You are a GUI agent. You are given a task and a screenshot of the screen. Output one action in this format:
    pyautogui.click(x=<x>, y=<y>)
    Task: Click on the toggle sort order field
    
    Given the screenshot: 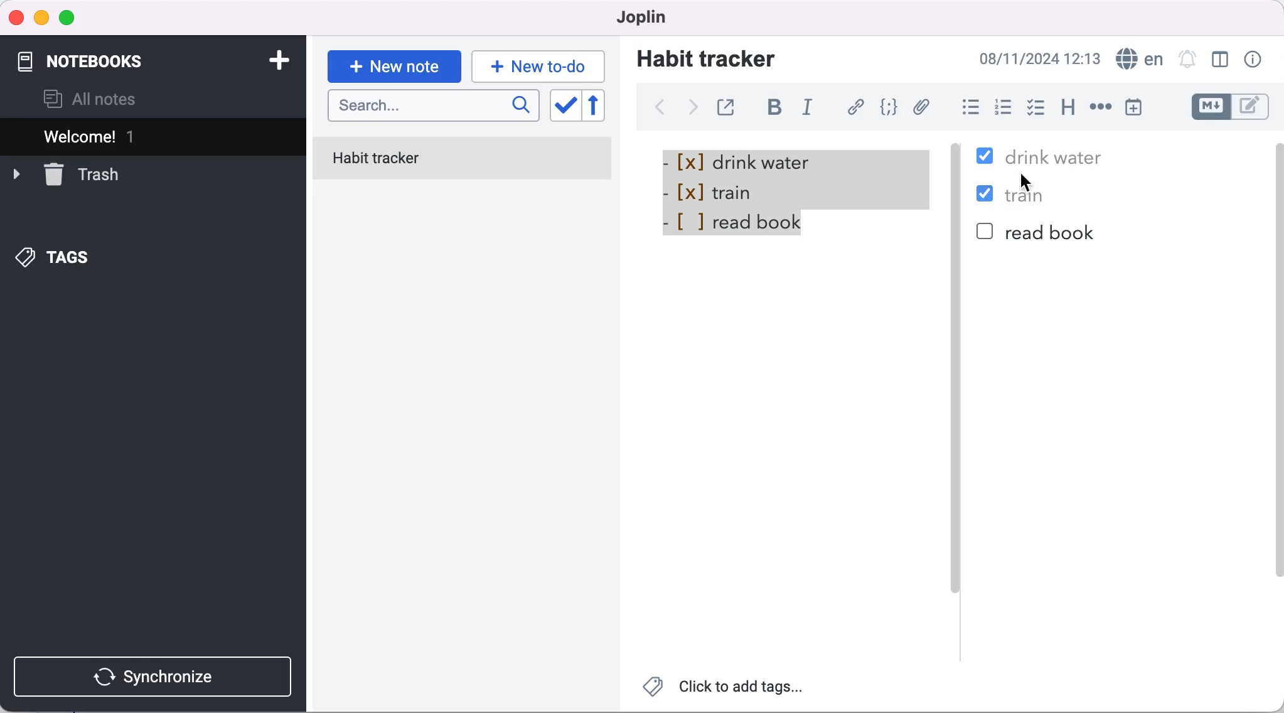 What is the action you would take?
    pyautogui.click(x=564, y=107)
    